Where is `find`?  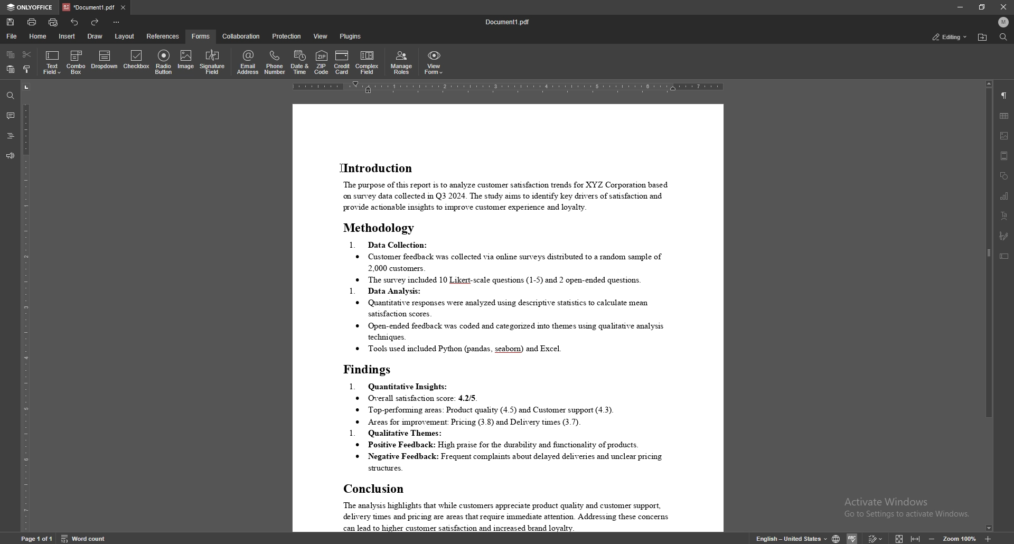 find is located at coordinates (1003, 37).